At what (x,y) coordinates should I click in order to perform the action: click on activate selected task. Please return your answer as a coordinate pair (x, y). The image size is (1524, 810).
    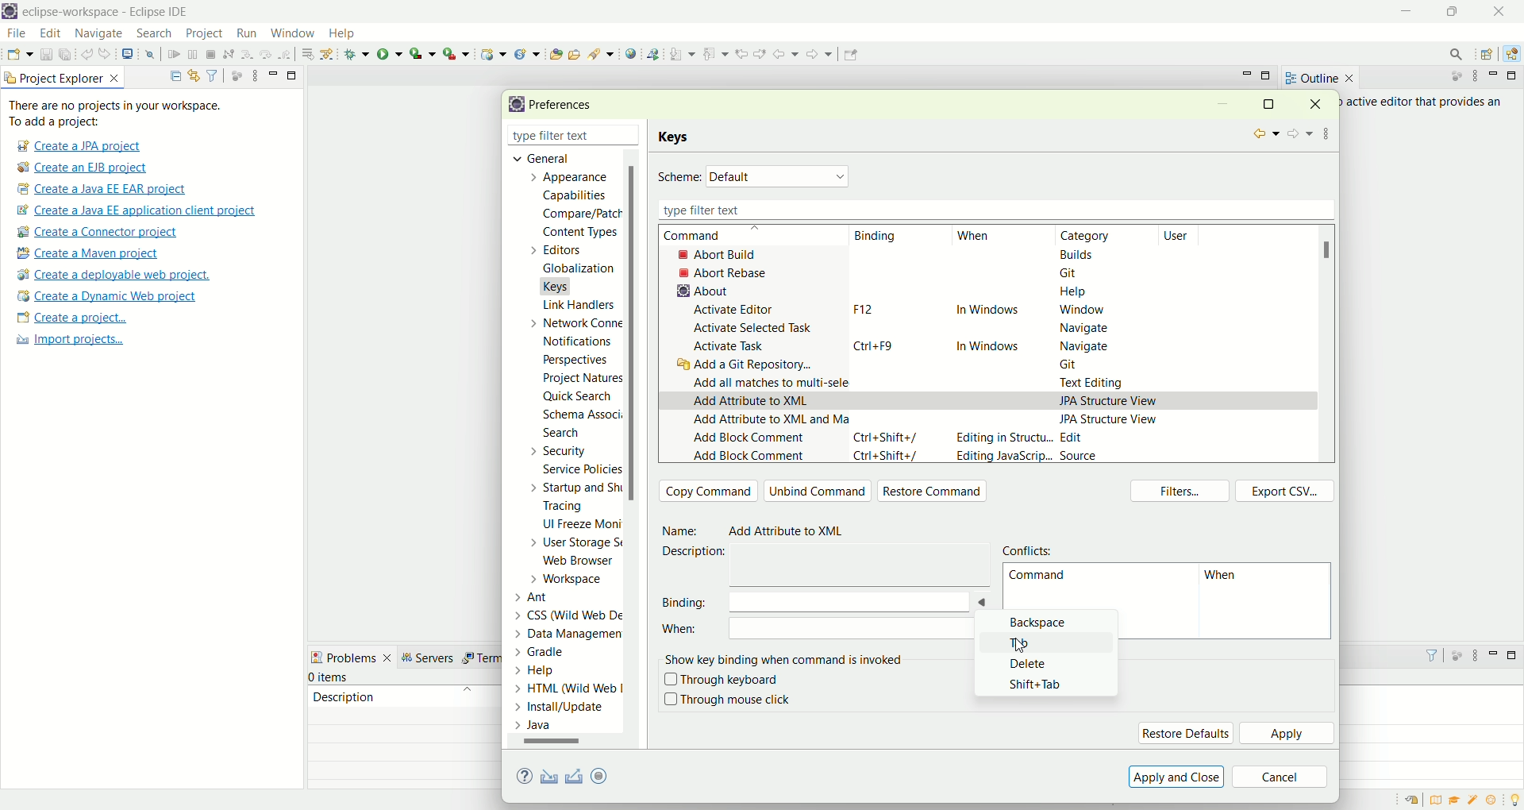
    Looking at the image, I should click on (754, 327).